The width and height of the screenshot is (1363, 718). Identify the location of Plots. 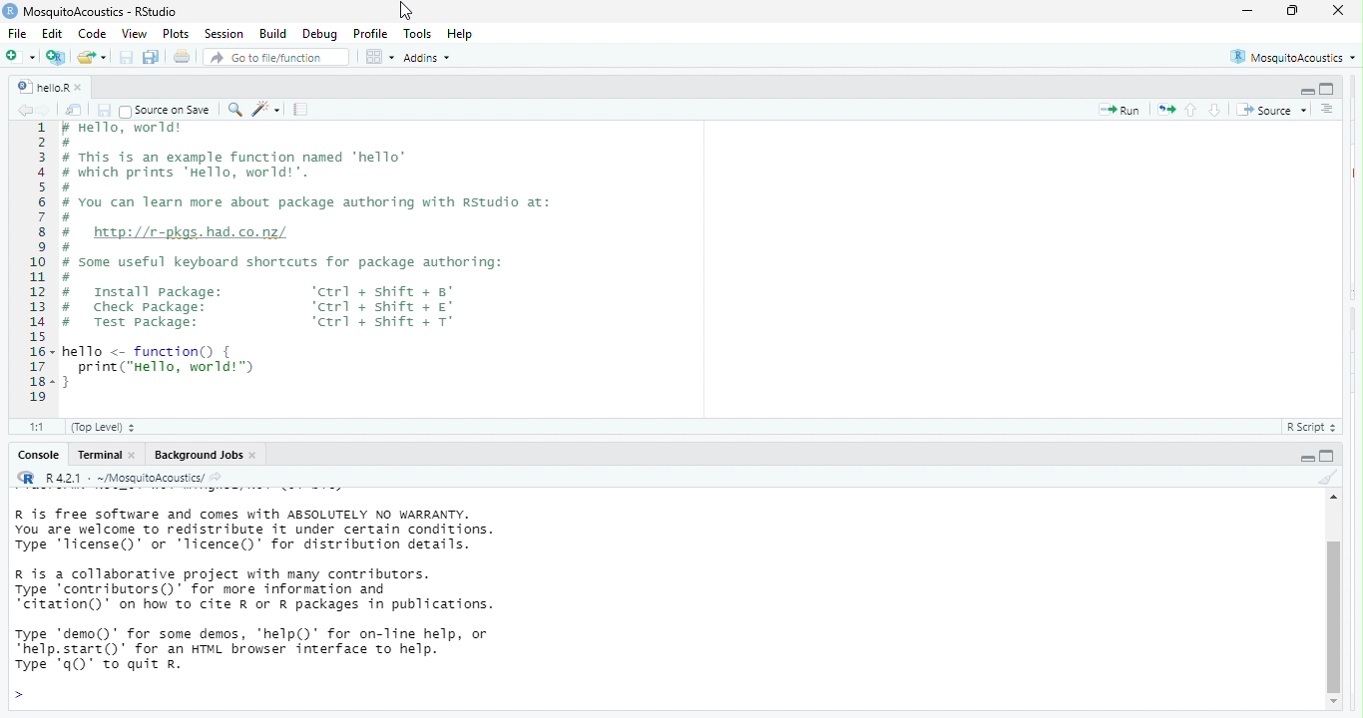
(176, 33).